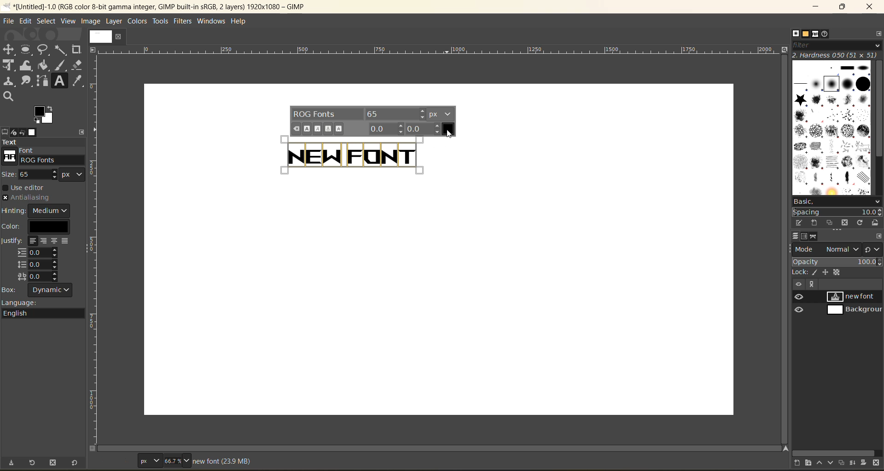 Image resolution: width=884 pixels, height=471 pixels. I want to click on images, so click(34, 132).